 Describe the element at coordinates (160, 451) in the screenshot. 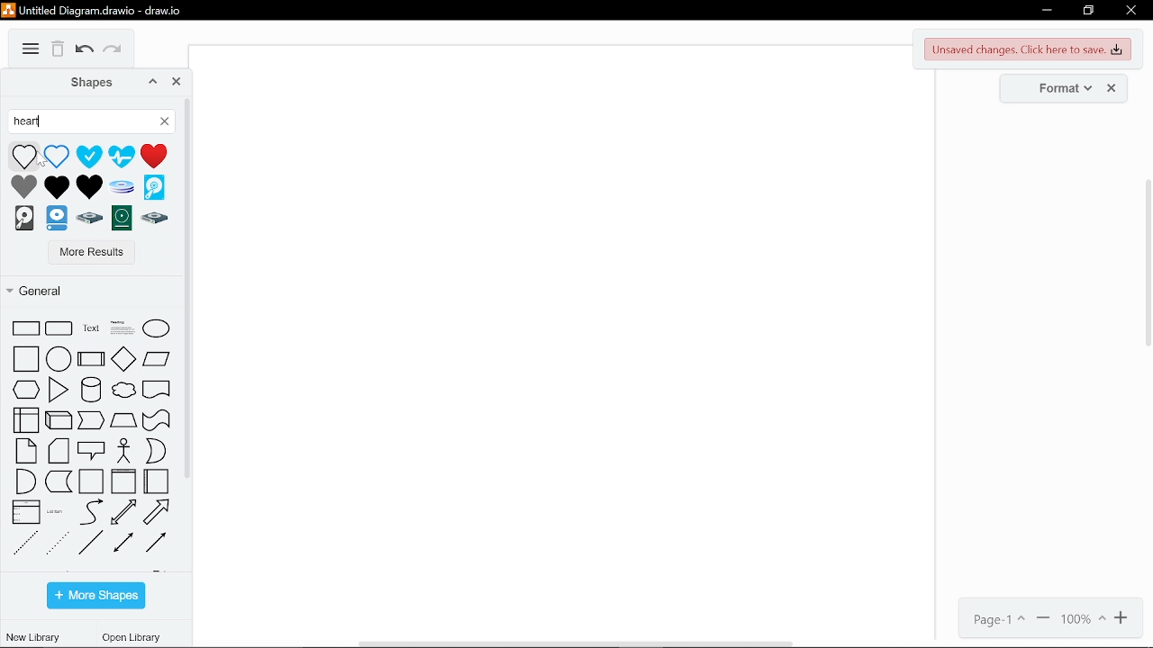

I see `or` at that location.